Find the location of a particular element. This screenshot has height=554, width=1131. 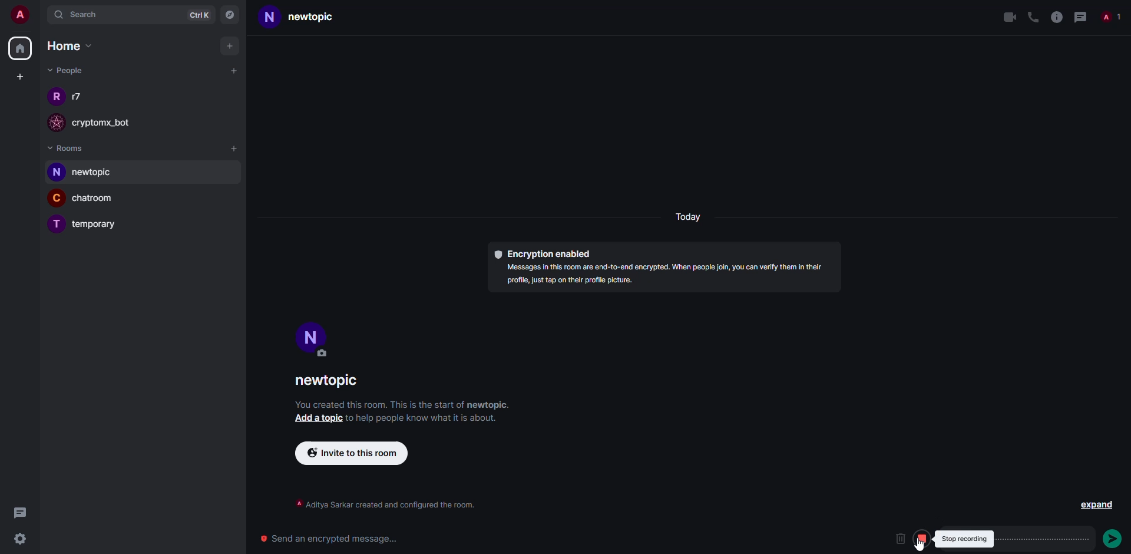

home is located at coordinates (73, 45).